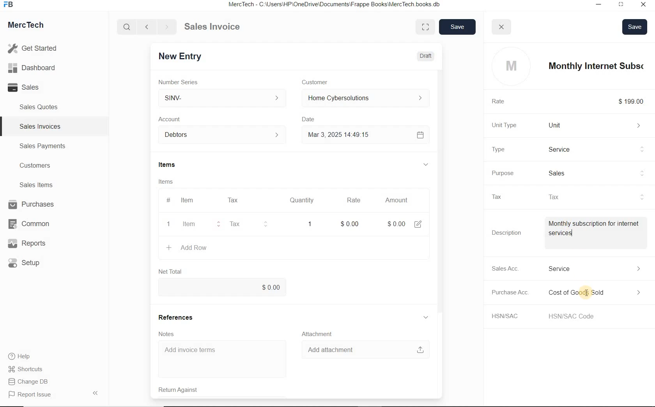  I want to click on MercTech, so click(30, 27).